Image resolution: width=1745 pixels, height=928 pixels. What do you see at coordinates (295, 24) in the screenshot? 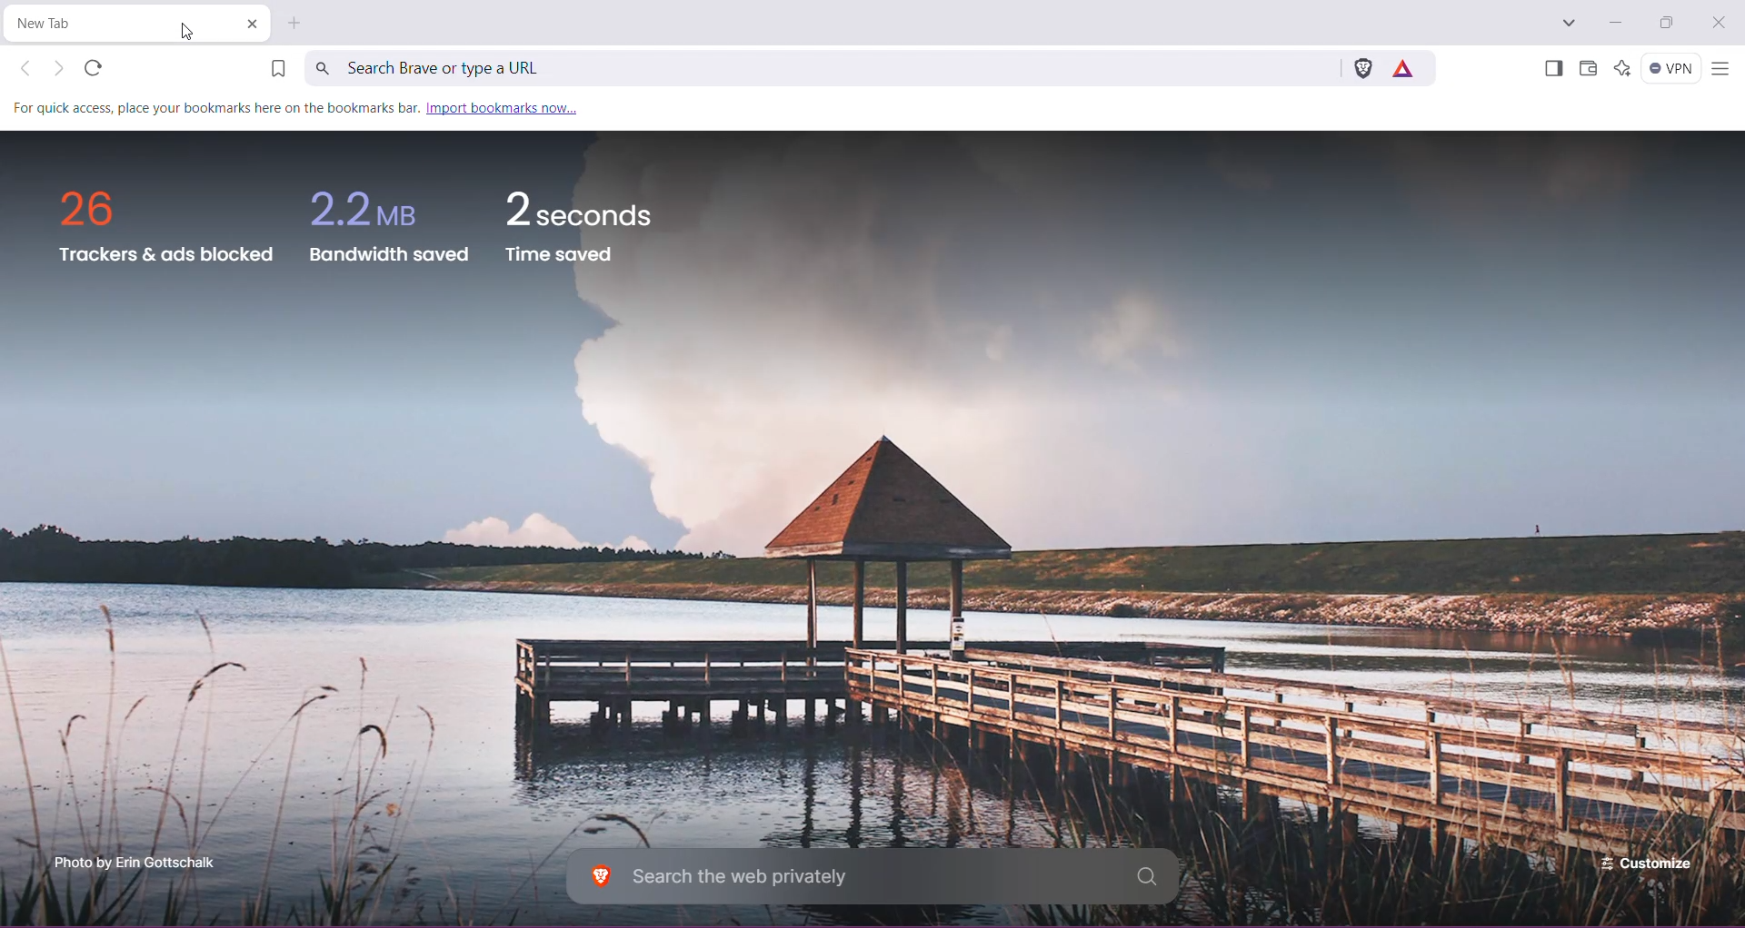
I see `New Tab` at bounding box center [295, 24].